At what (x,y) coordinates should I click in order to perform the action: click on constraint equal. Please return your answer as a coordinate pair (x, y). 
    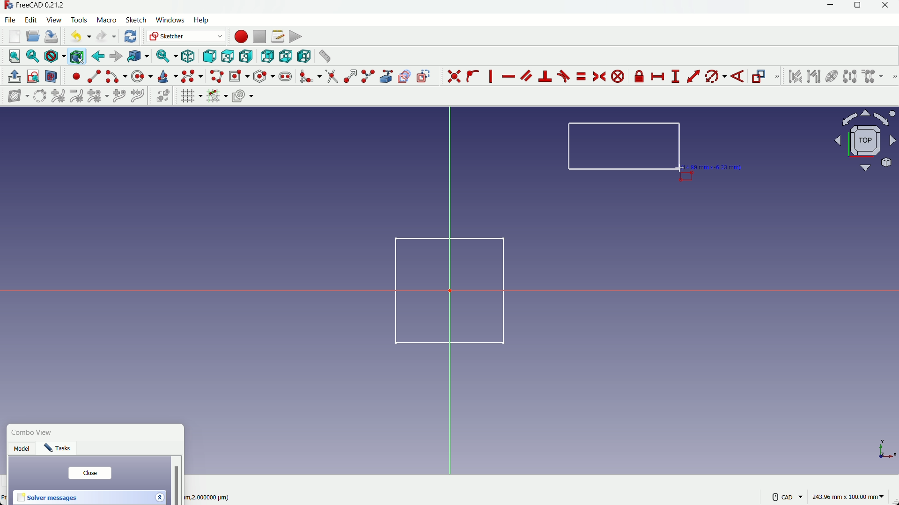
    Looking at the image, I should click on (581, 76).